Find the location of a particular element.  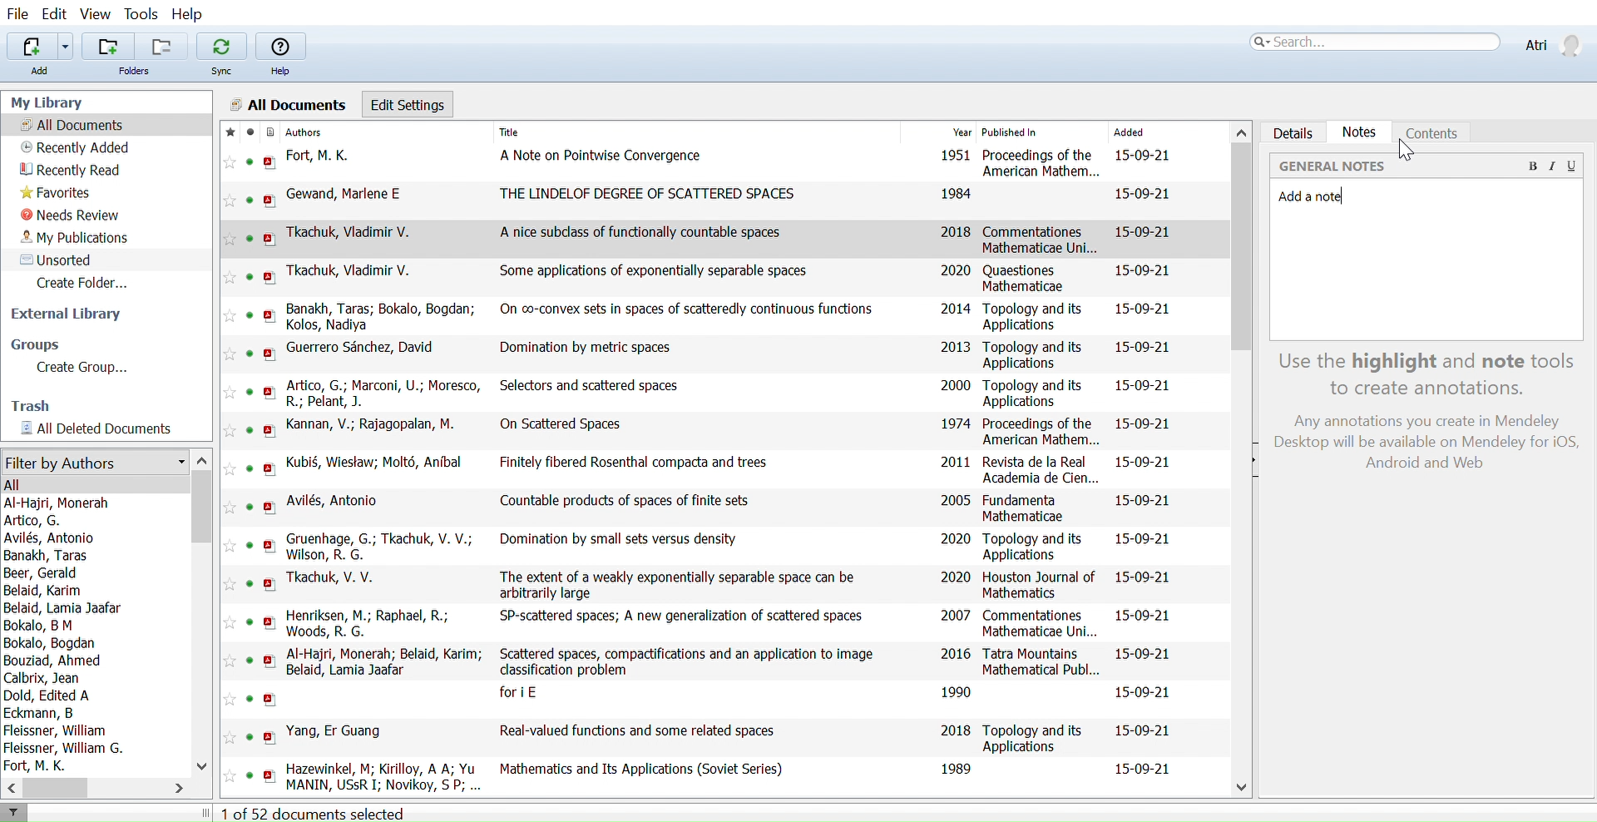

Banakh, Taras; Bokalo, Bogdan; Kolos, Nadiya is located at coordinates (382, 316).